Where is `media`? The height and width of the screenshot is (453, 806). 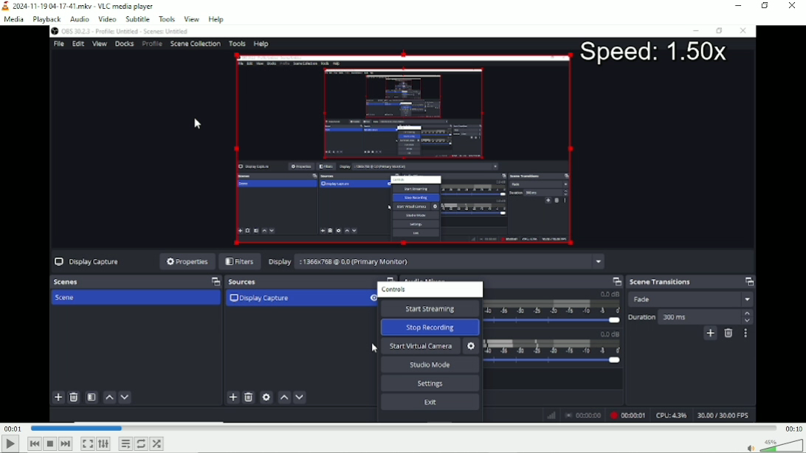
media is located at coordinates (14, 19).